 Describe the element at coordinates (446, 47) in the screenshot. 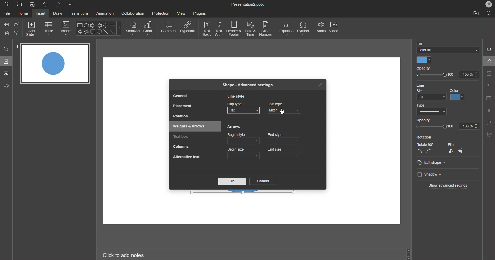

I see `Color FIll` at that location.